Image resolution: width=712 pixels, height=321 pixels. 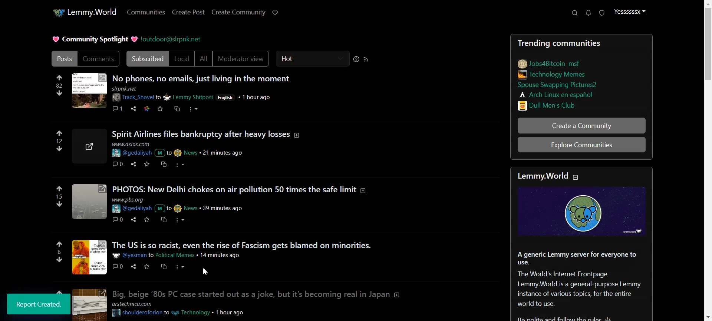 I want to click on comments, so click(x=118, y=108).